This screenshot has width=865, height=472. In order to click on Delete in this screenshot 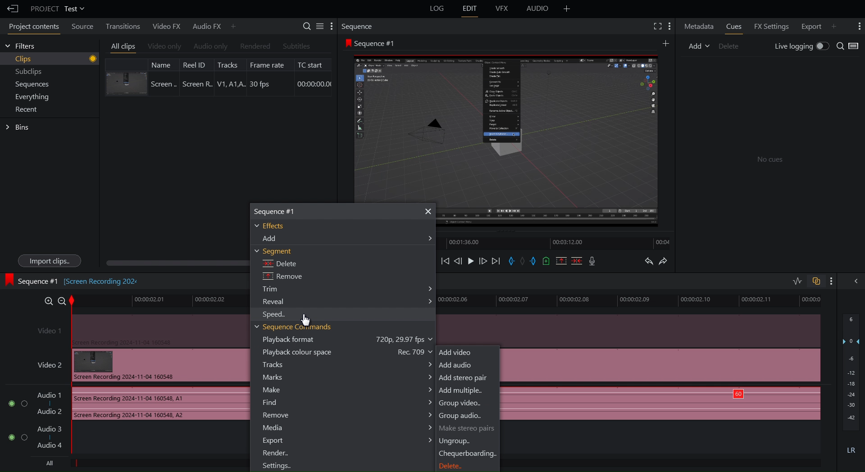, I will do `click(451, 467)`.